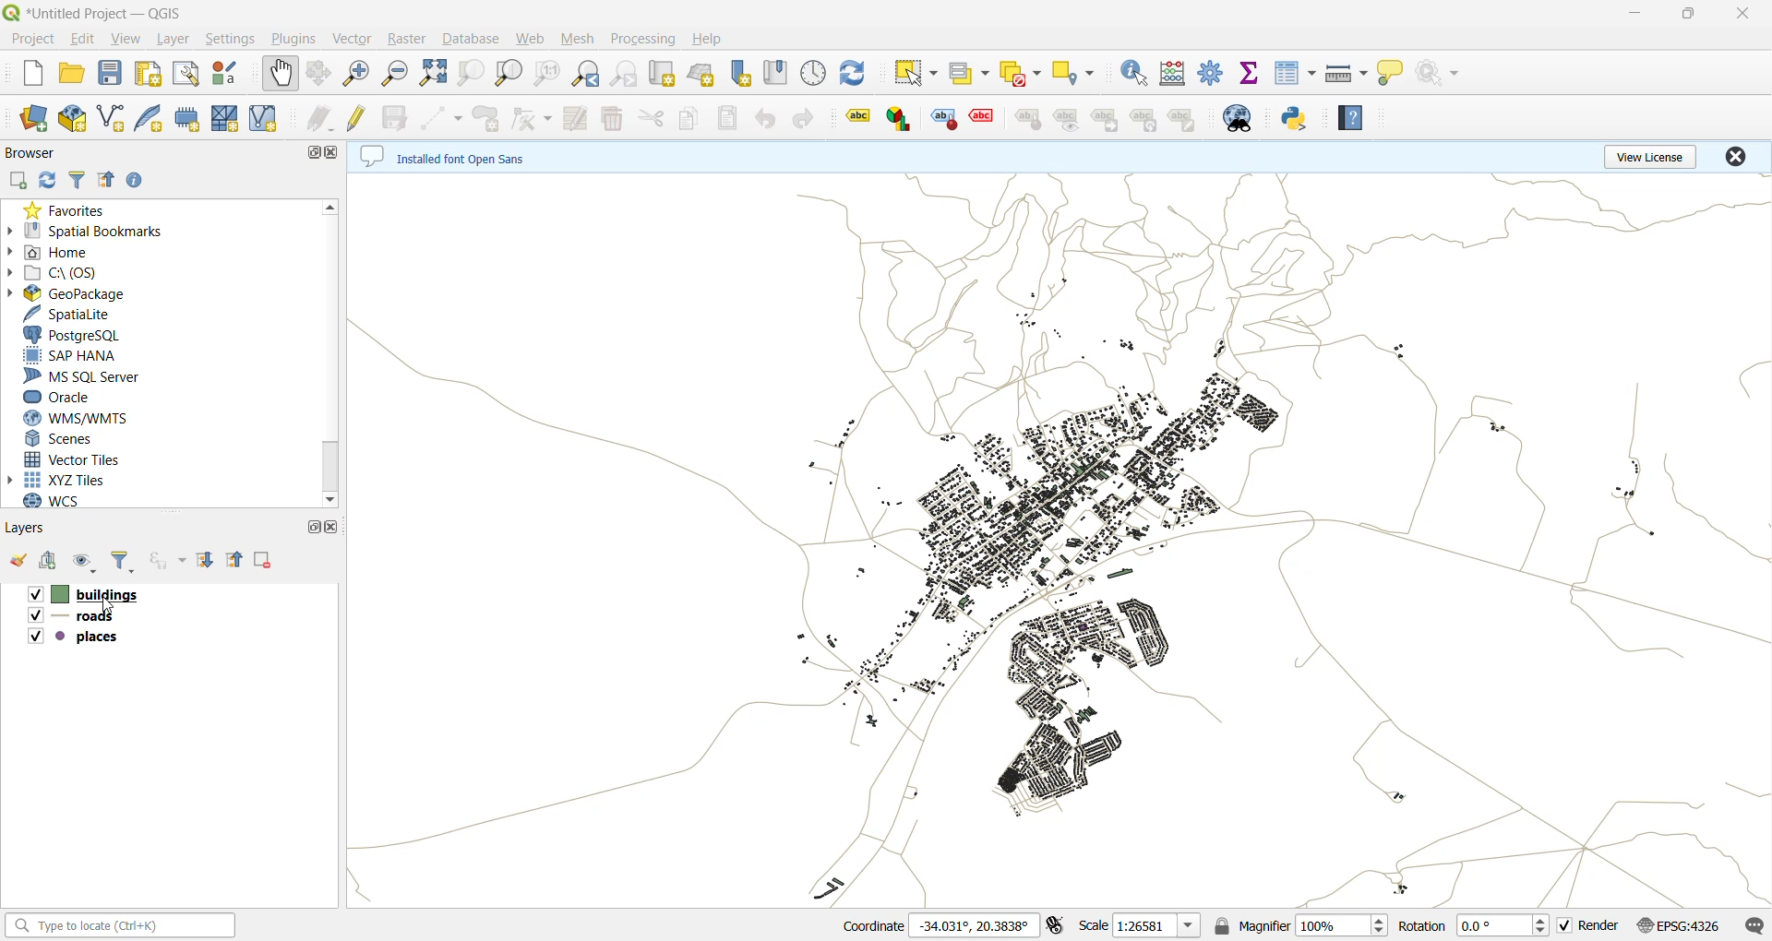  Describe the element at coordinates (398, 73) in the screenshot. I see `zoom out` at that location.